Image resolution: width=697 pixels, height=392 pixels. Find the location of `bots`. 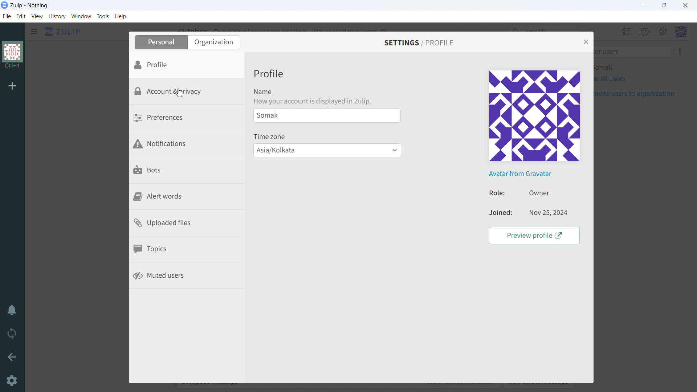

bots is located at coordinates (187, 171).